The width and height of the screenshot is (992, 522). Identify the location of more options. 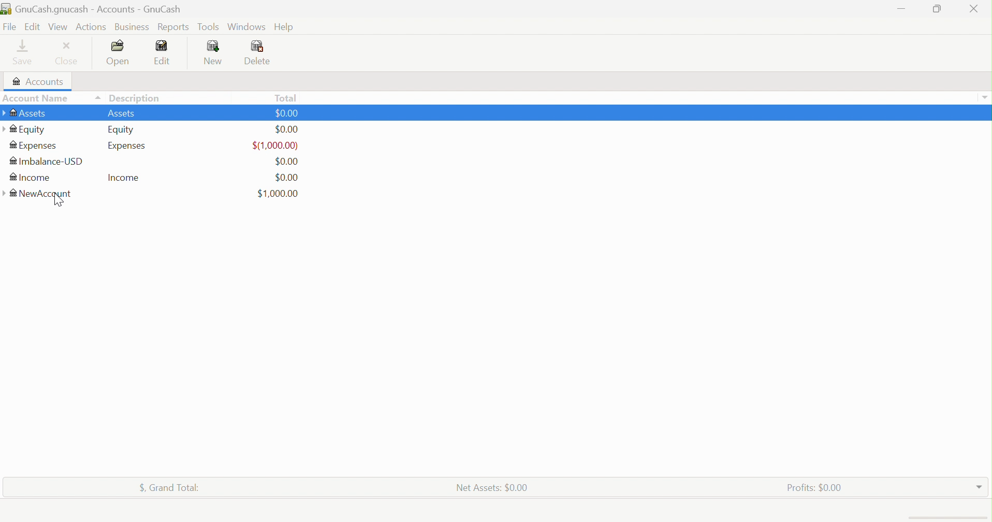
(984, 96).